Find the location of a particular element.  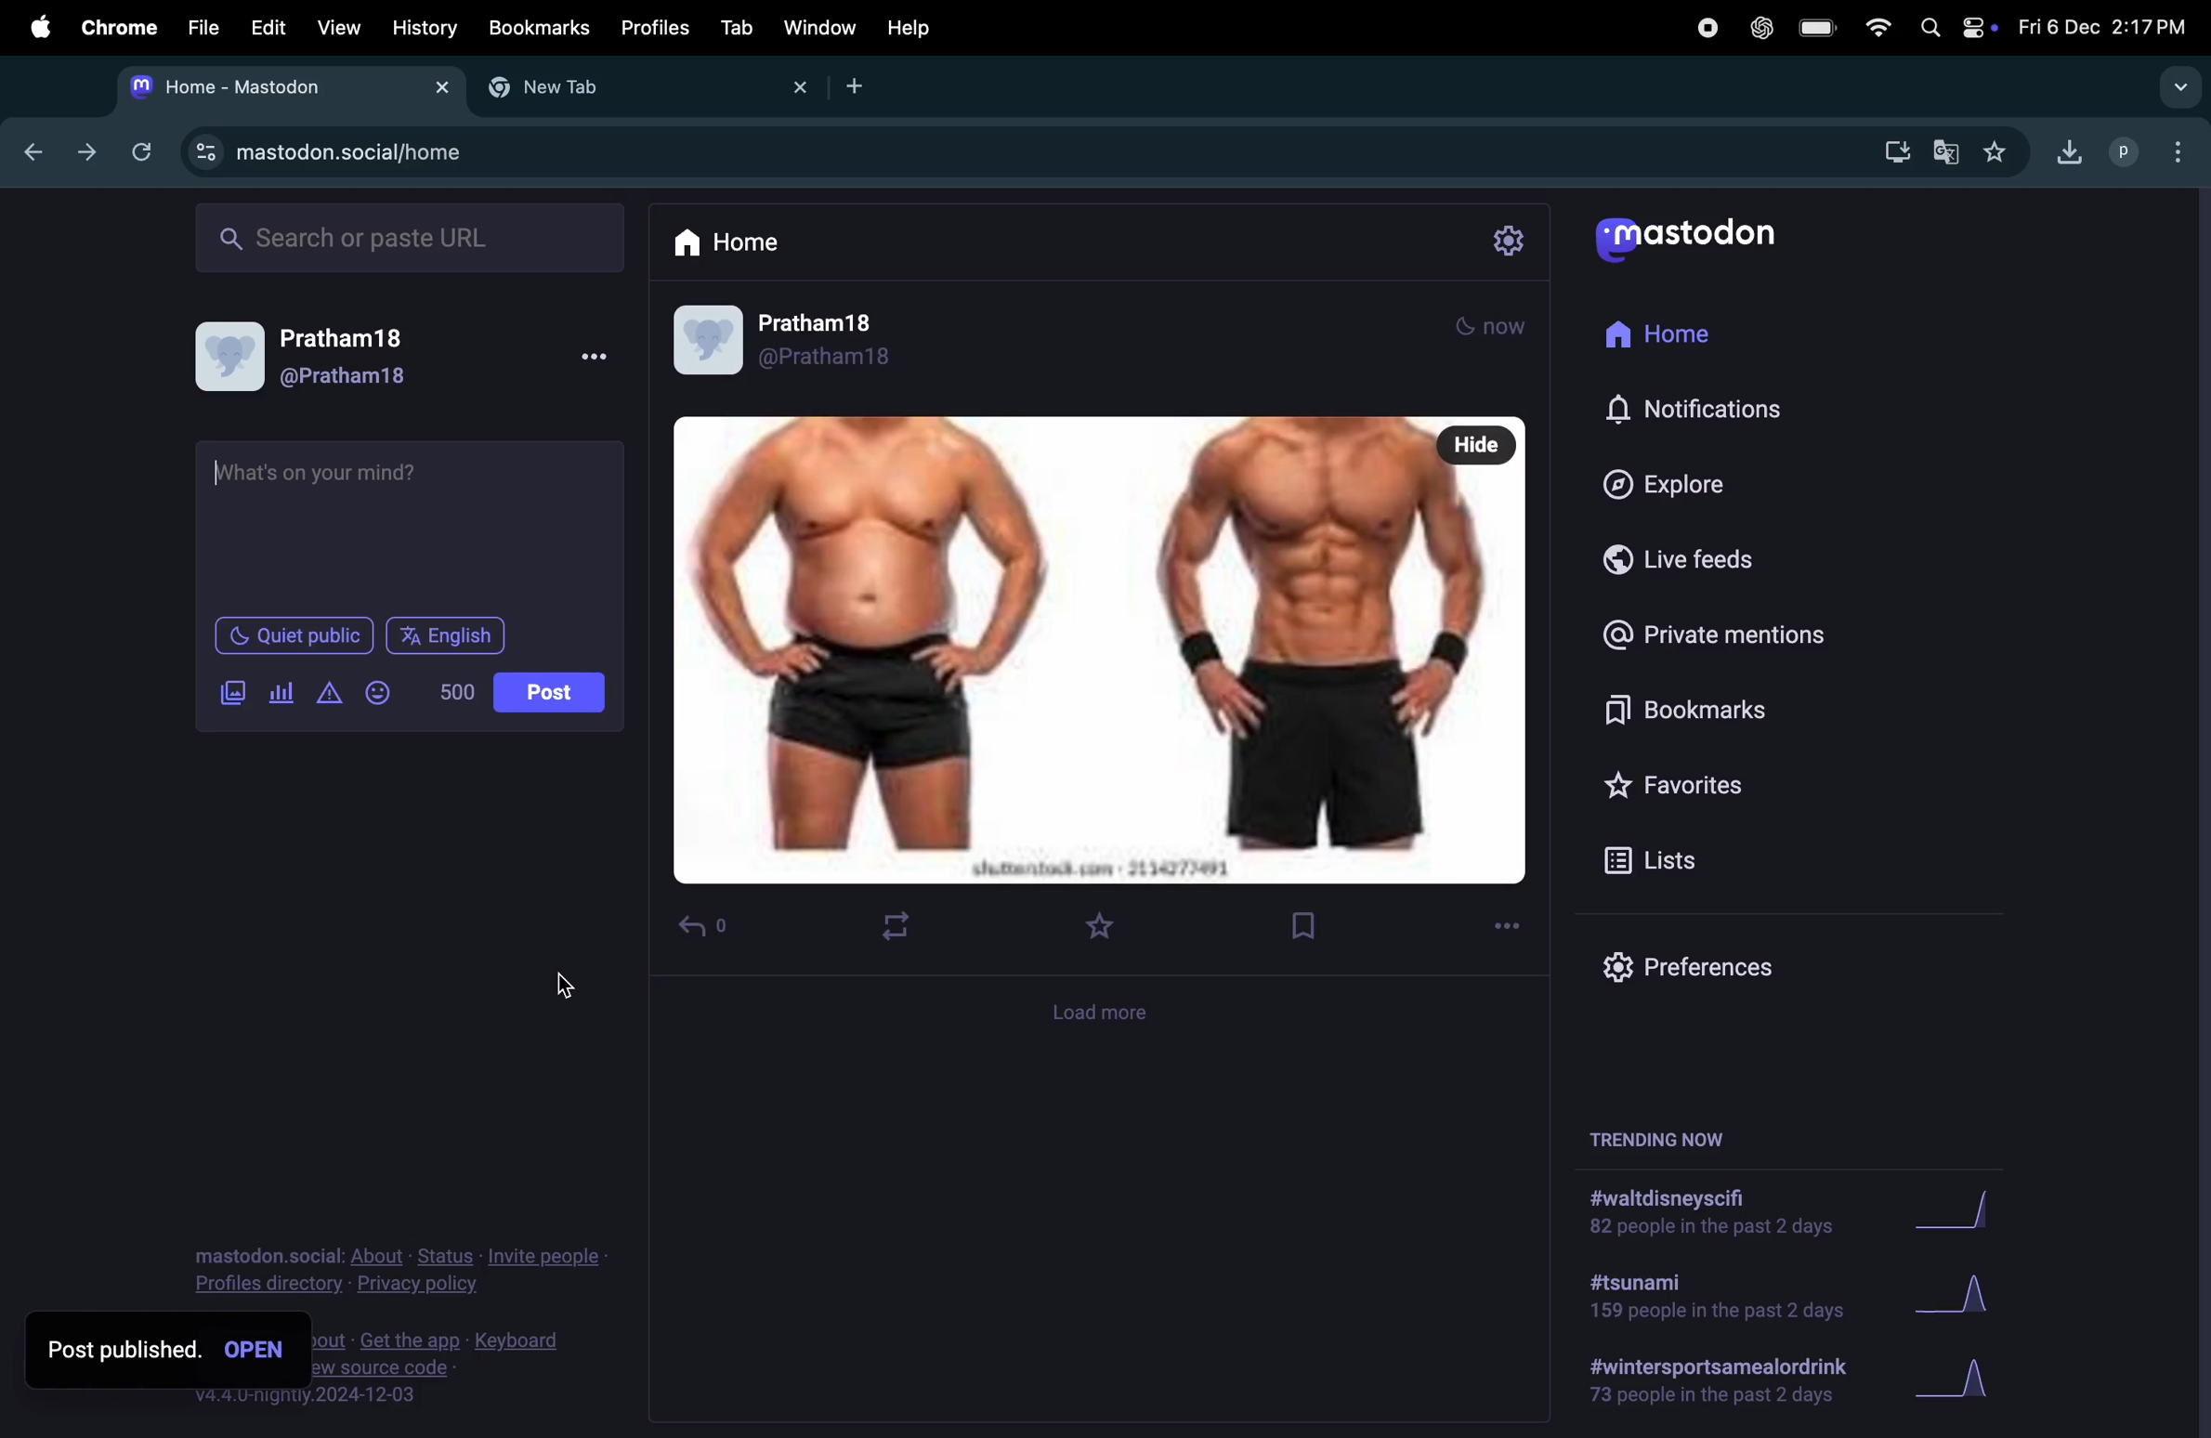

forward is located at coordinates (86, 151).